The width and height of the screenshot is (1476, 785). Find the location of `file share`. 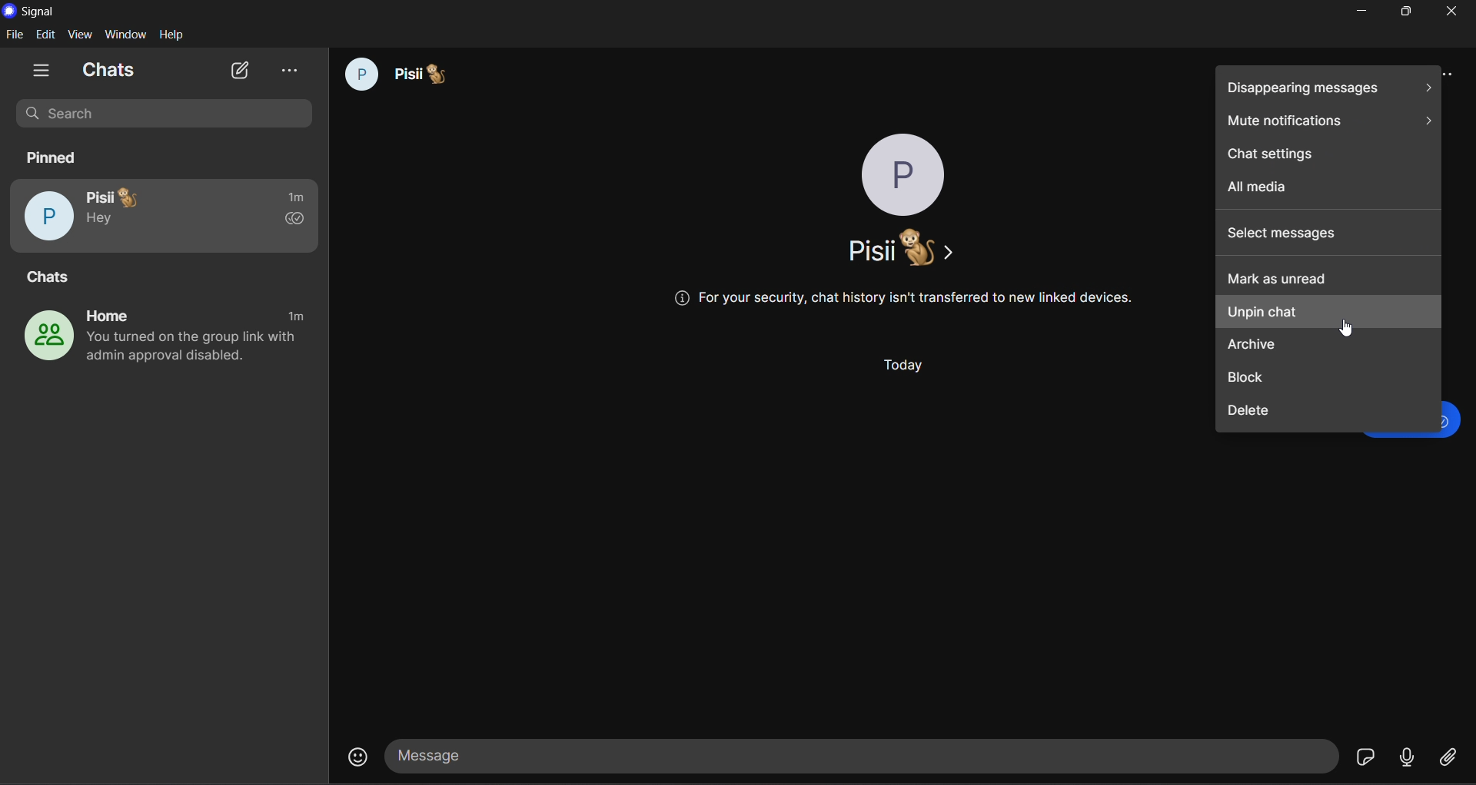

file share is located at coordinates (1448, 756).